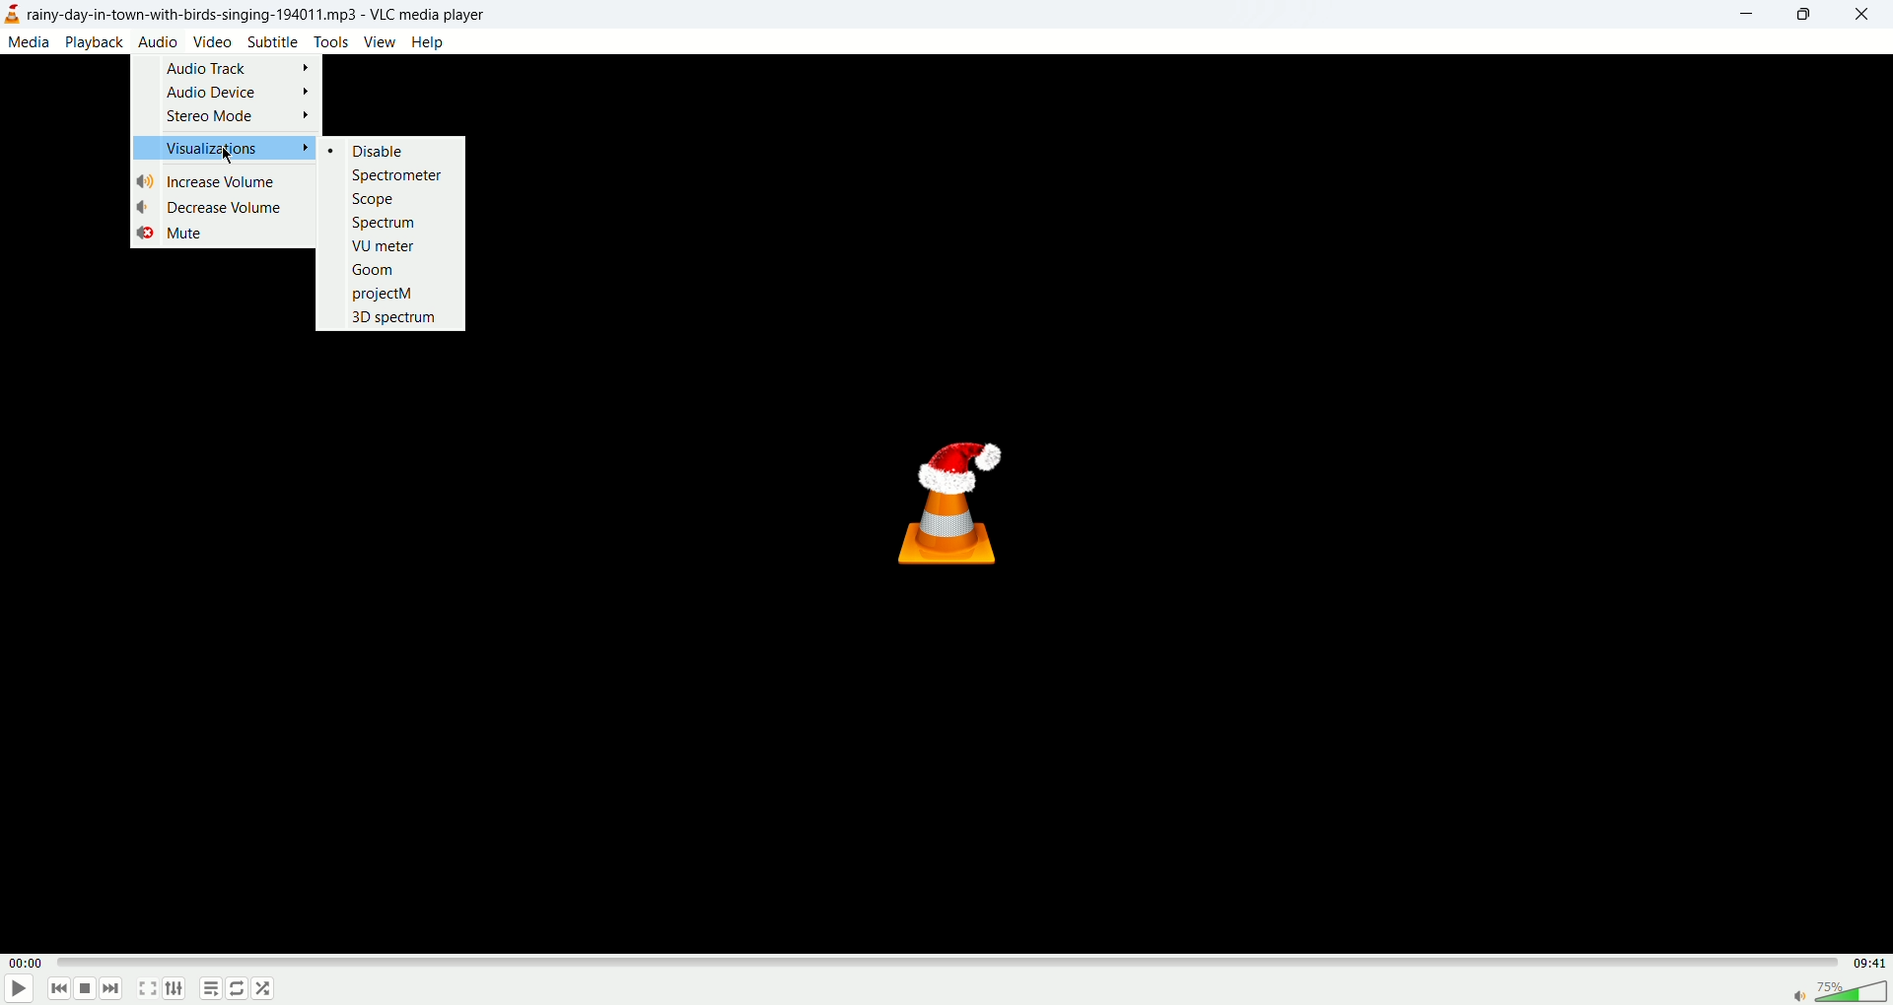 The height and width of the screenshot is (1005, 1893). What do you see at coordinates (25, 962) in the screenshot?
I see `played time` at bounding box center [25, 962].